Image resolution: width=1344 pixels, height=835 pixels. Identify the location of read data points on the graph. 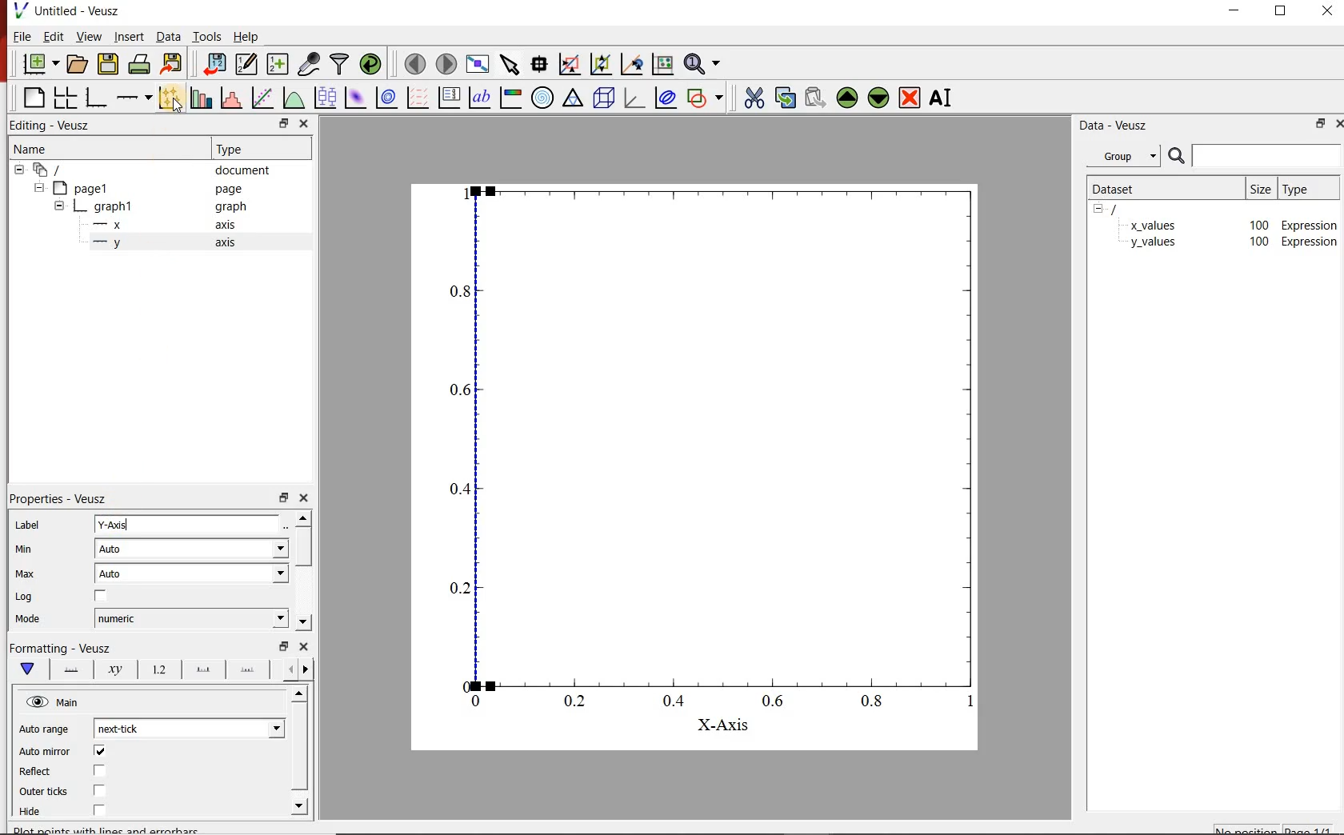
(540, 63).